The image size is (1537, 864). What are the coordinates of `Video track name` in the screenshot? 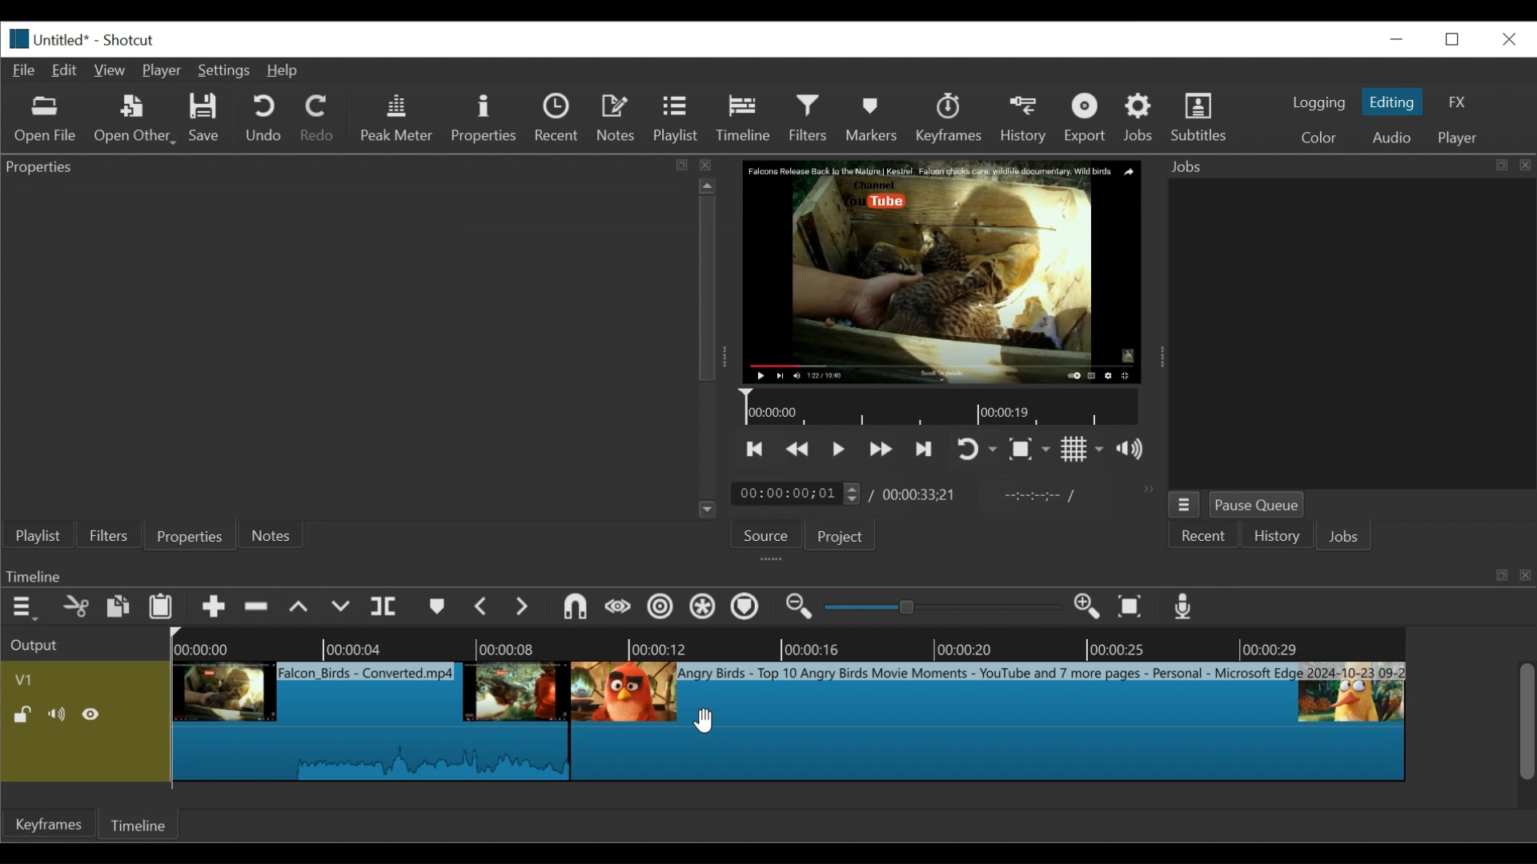 It's located at (83, 678).